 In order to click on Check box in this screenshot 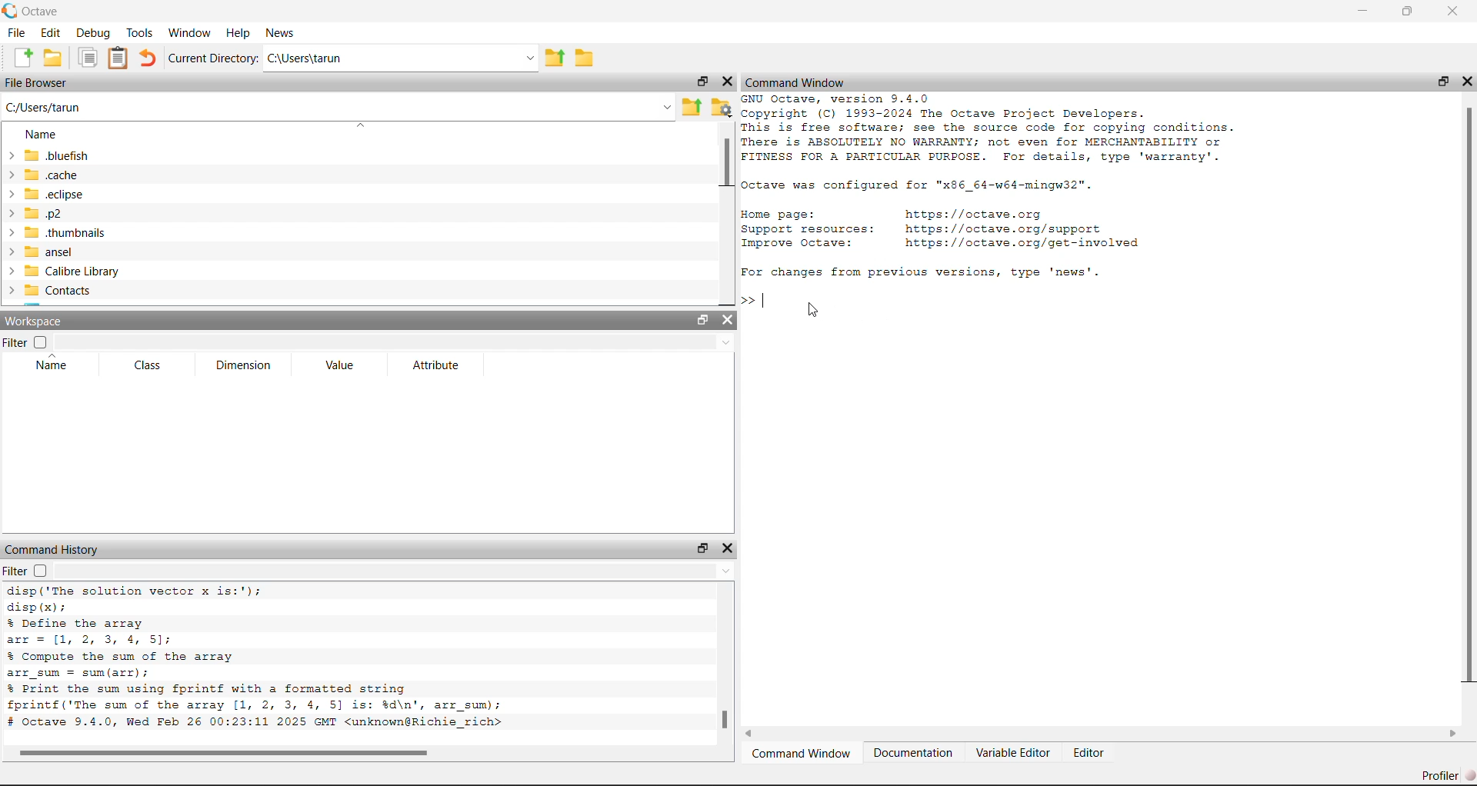, I will do `click(40, 342)`.